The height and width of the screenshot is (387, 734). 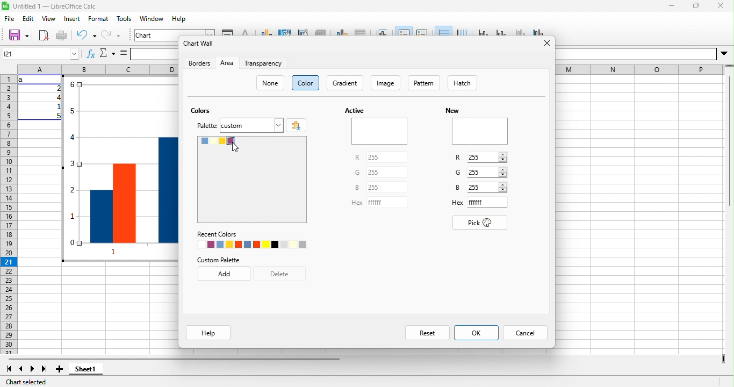 I want to click on Bar chart, so click(x=120, y=168).